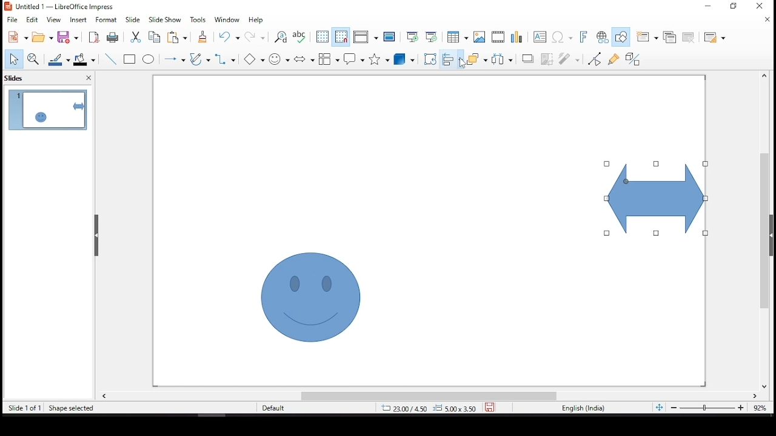  Describe the element at coordinates (131, 60) in the screenshot. I see `rectangle` at that location.